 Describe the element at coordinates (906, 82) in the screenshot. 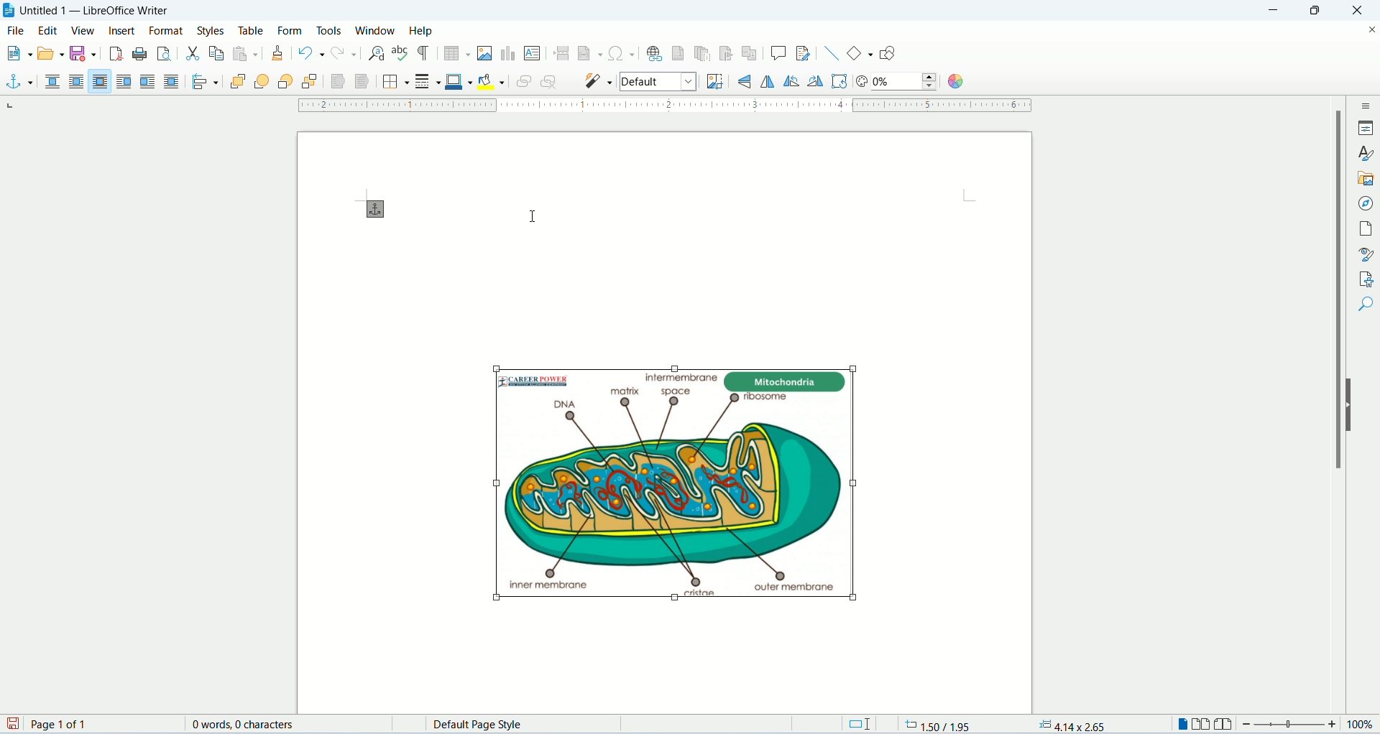

I see `transparency` at that location.